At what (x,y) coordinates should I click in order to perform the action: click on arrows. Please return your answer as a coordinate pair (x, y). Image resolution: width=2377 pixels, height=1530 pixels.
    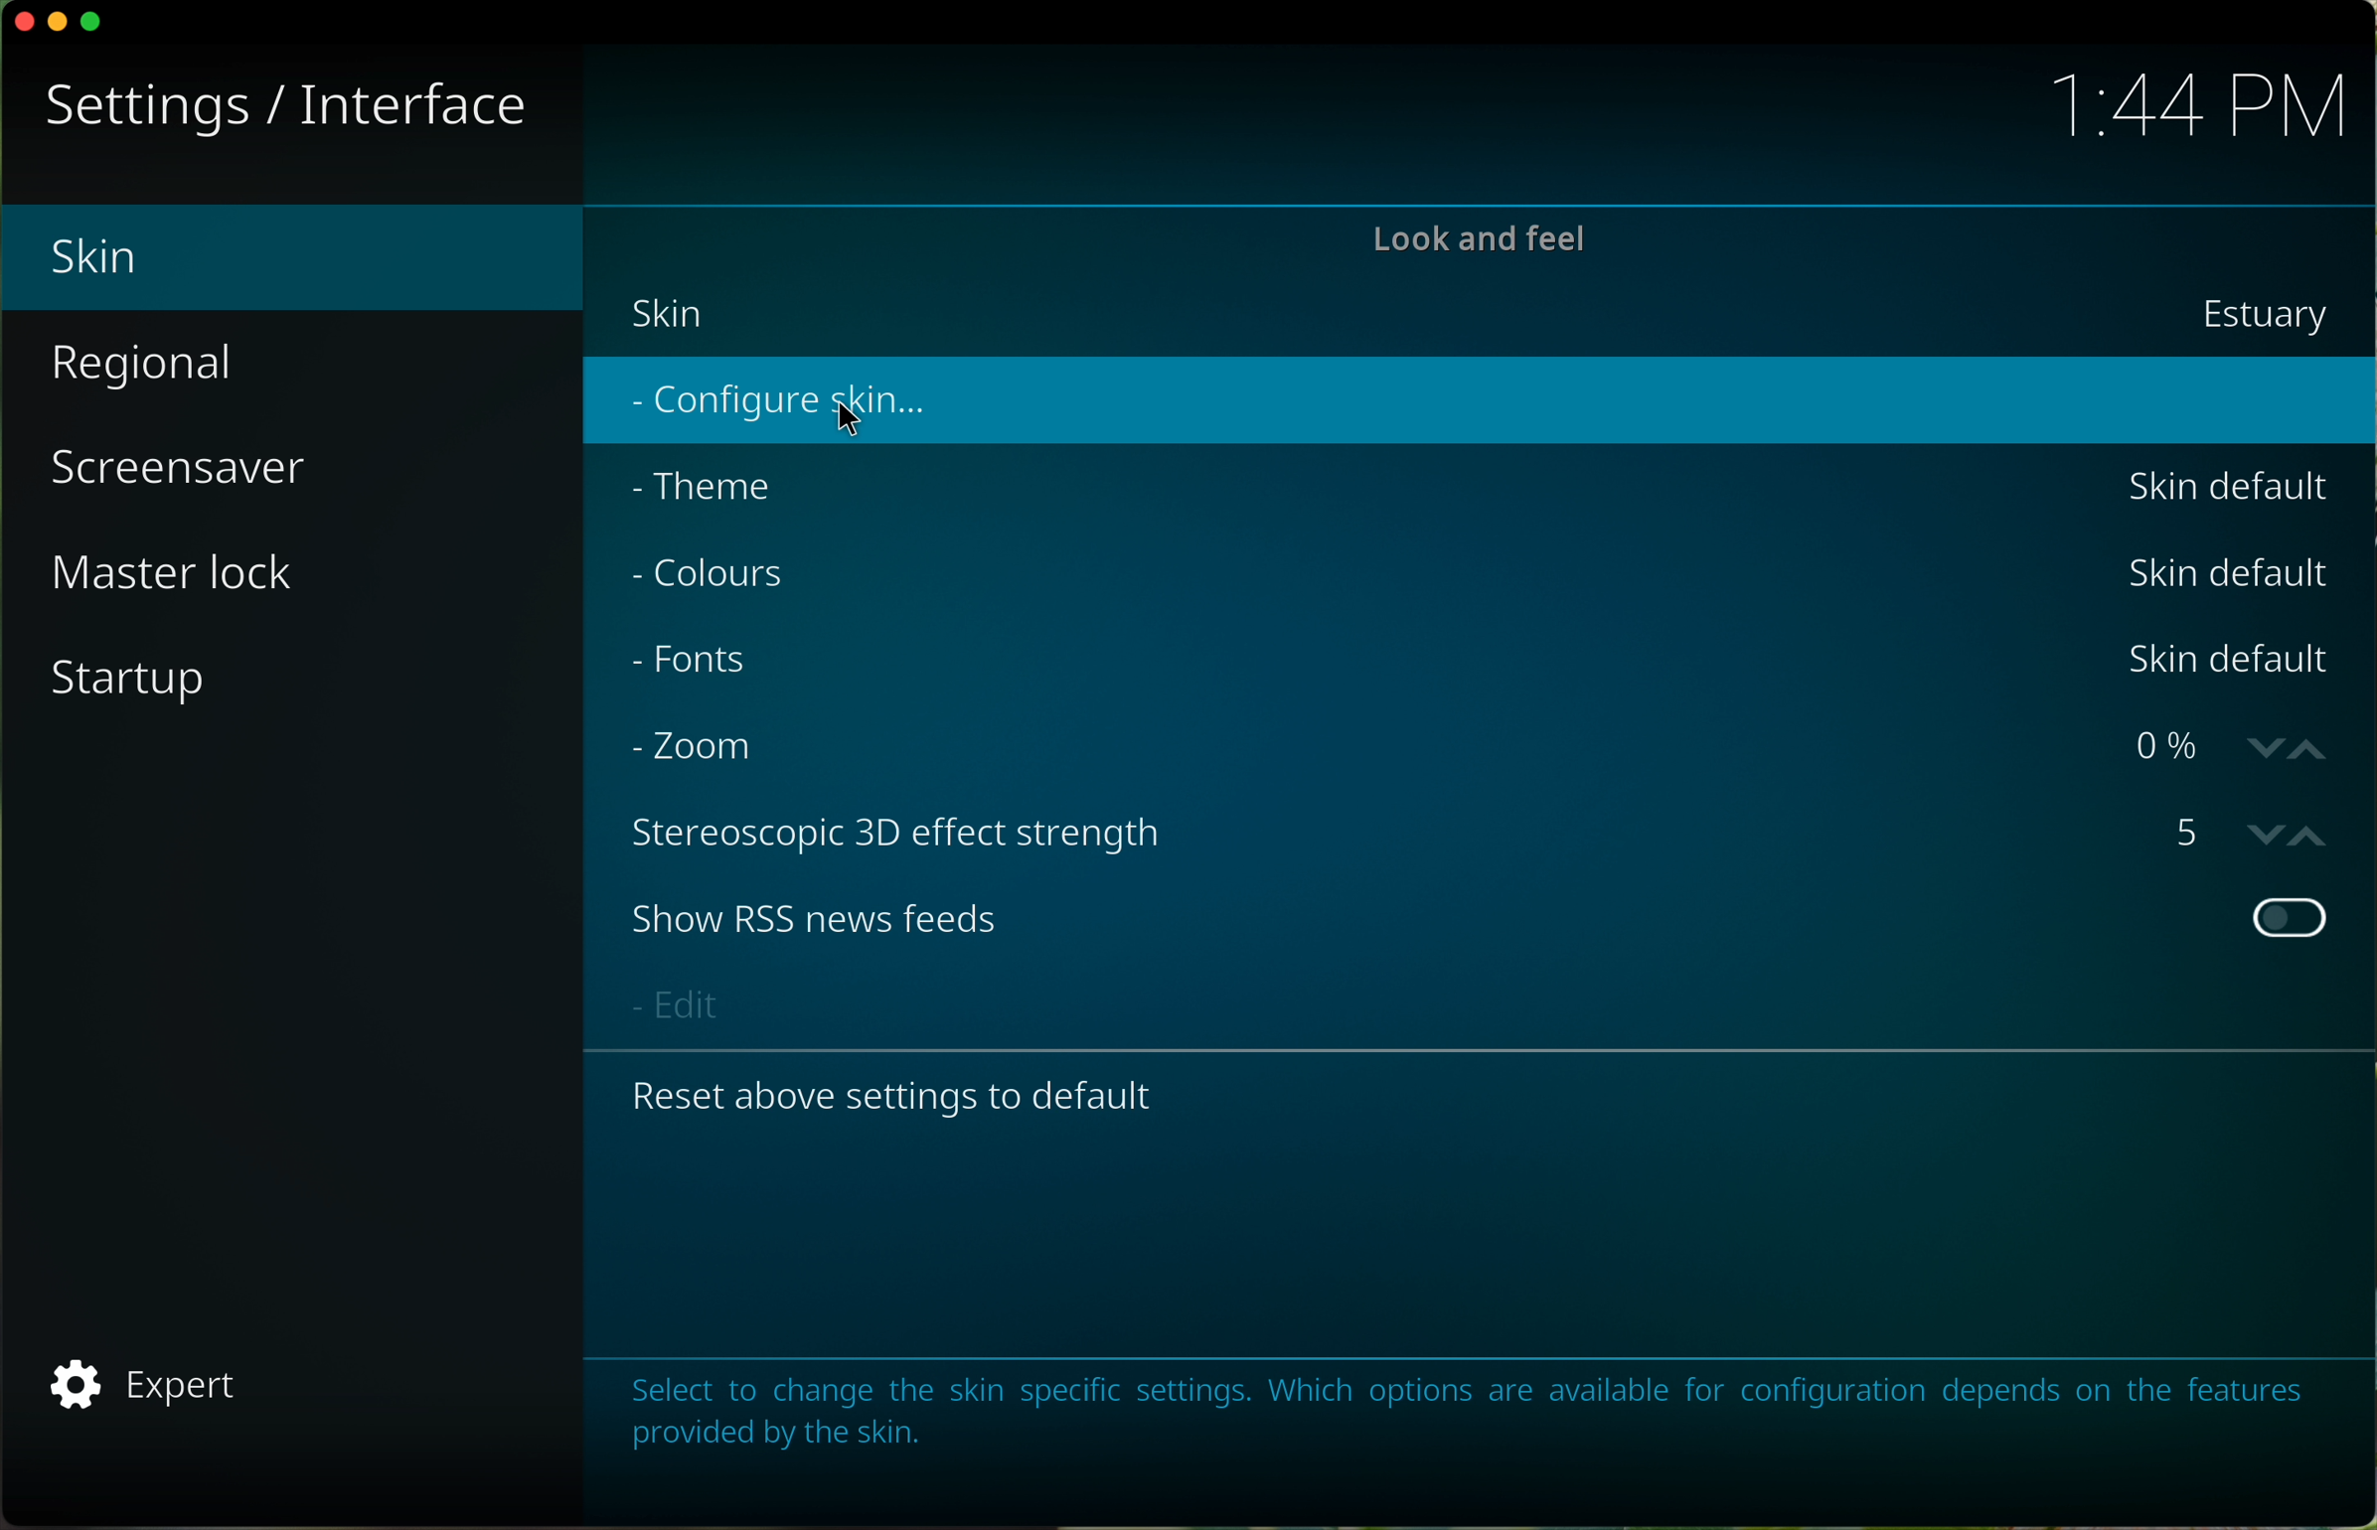
    Looking at the image, I should click on (2282, 831).